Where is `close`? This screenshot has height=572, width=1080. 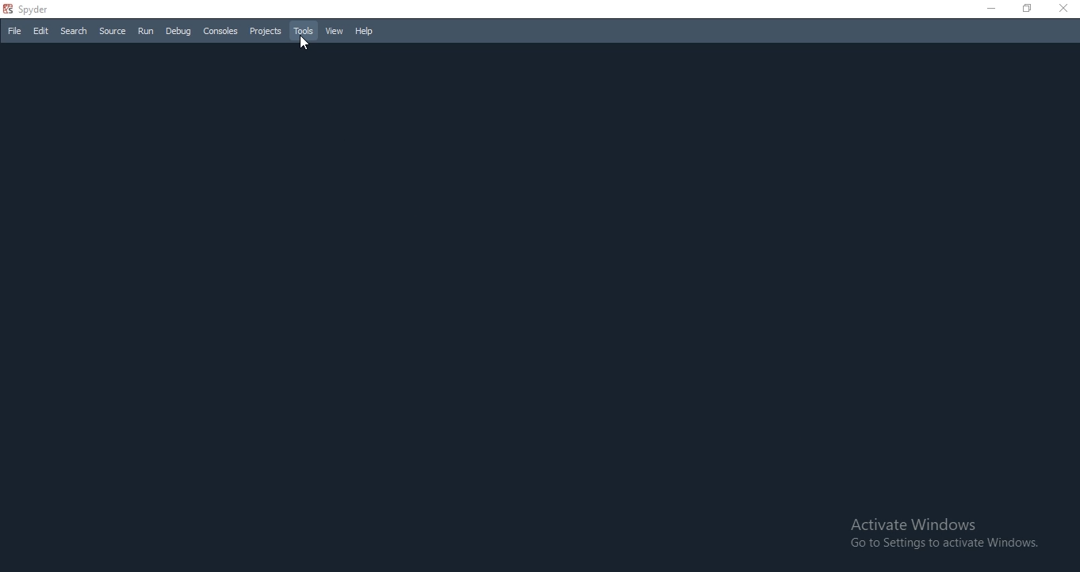 close is located at coordinates (1064, 10).